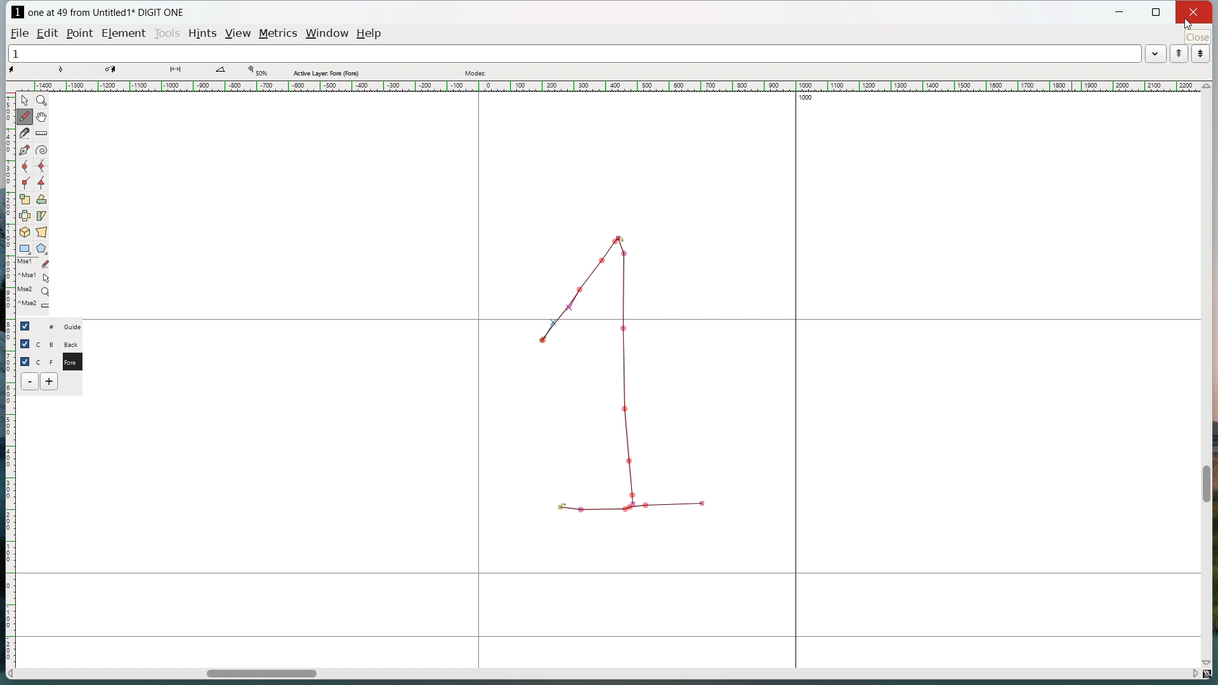 The image size is (1218, 685). I want to click on pointer, so click(25, 100).